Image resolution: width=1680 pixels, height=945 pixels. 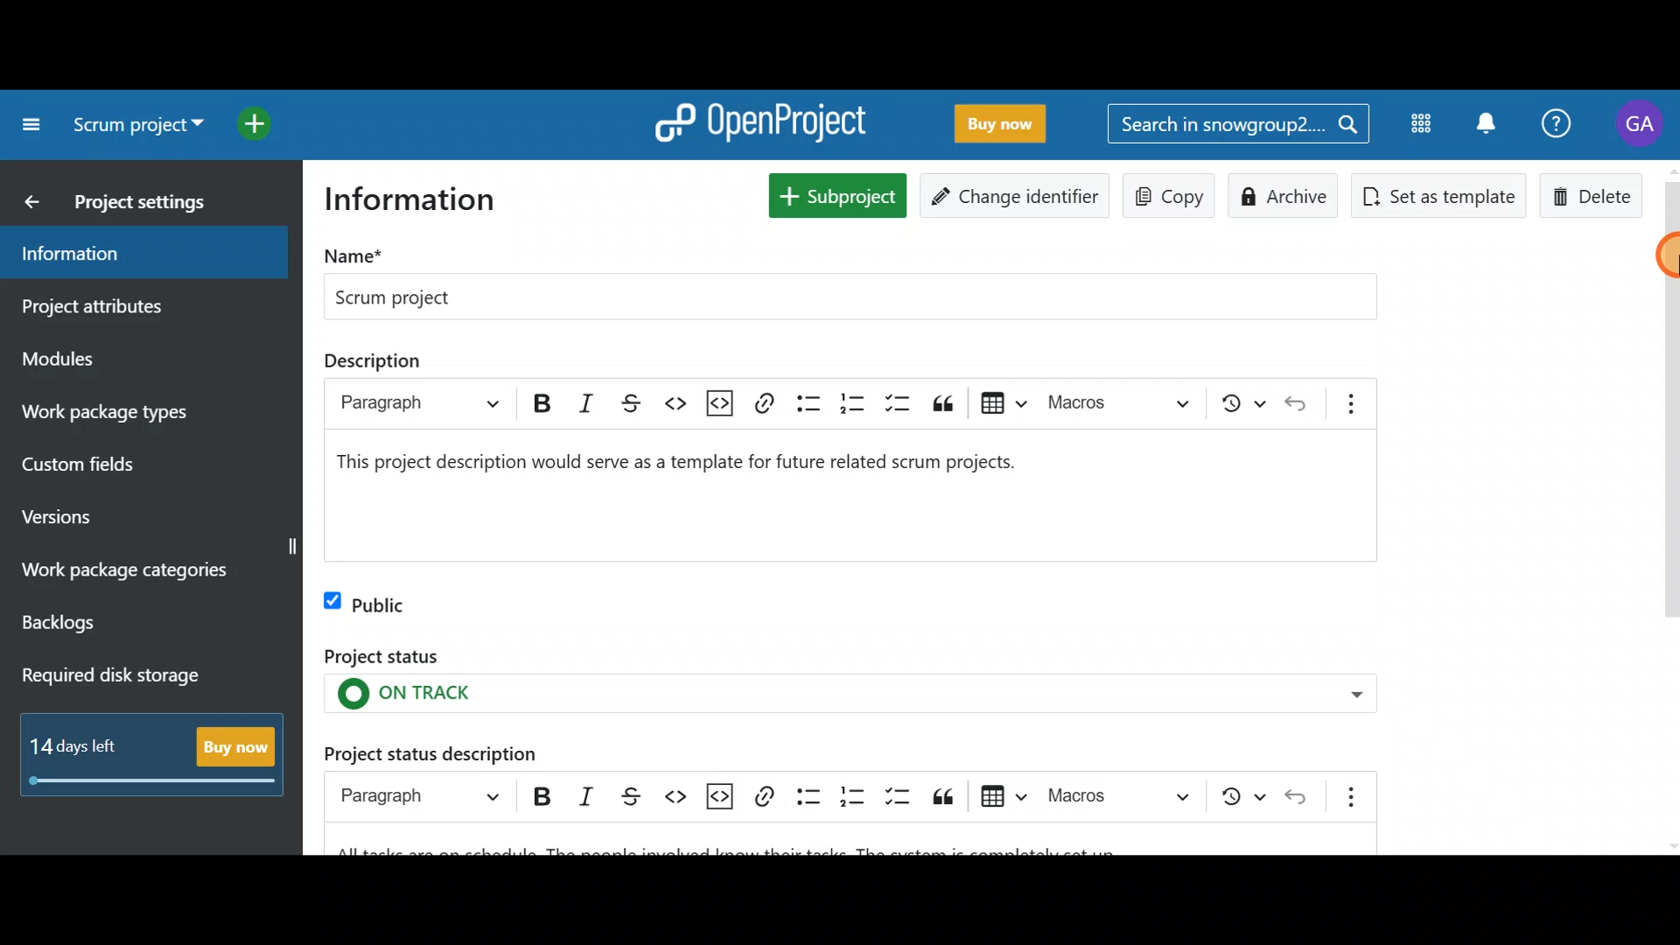 What do you see at coordinates (1234, 796) in the screenshot?
I see `Show local modifications` at bounding box center [1234, 796].